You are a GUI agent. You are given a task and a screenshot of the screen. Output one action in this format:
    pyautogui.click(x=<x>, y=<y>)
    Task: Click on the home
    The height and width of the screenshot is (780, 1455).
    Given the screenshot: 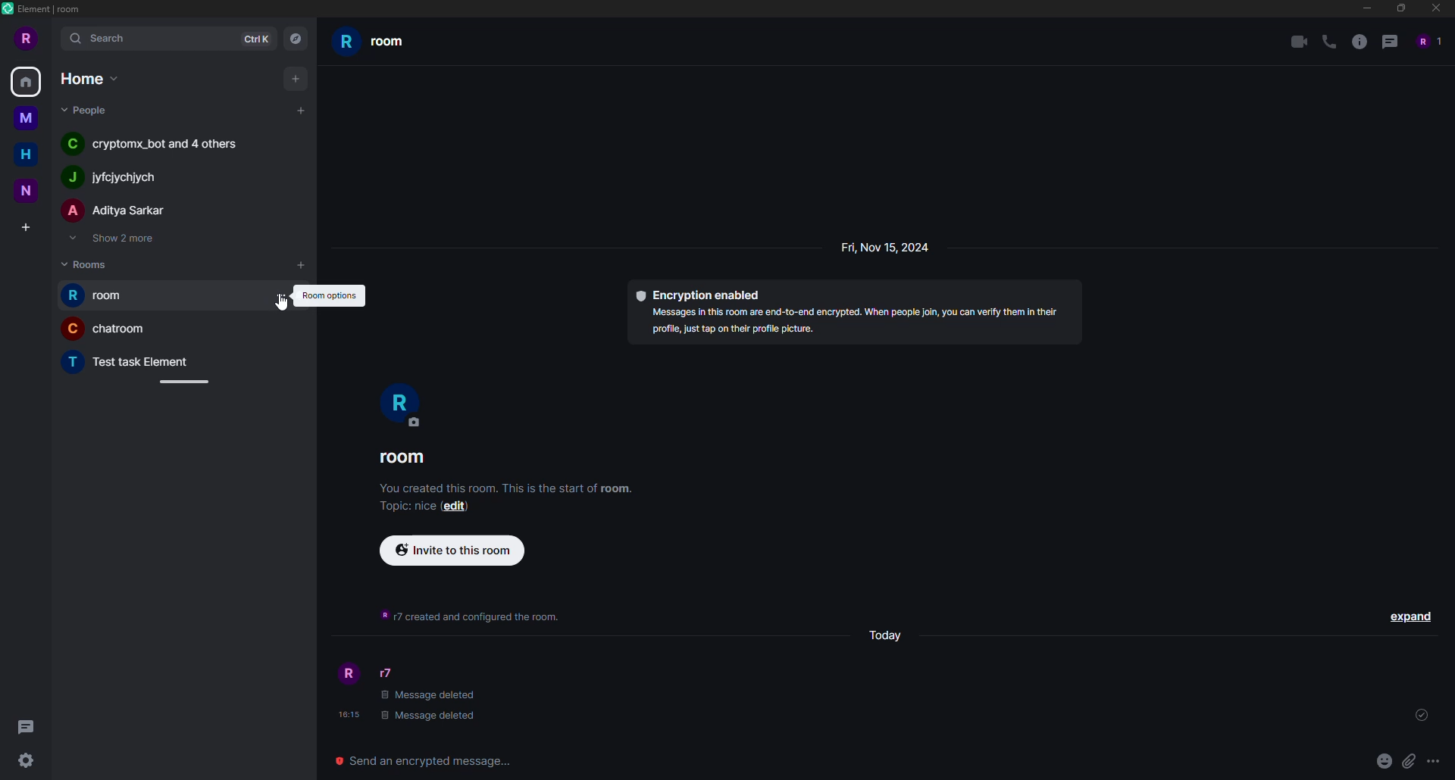 What is the action you would take?
    pyautogui.click(x=29, y=83)
    